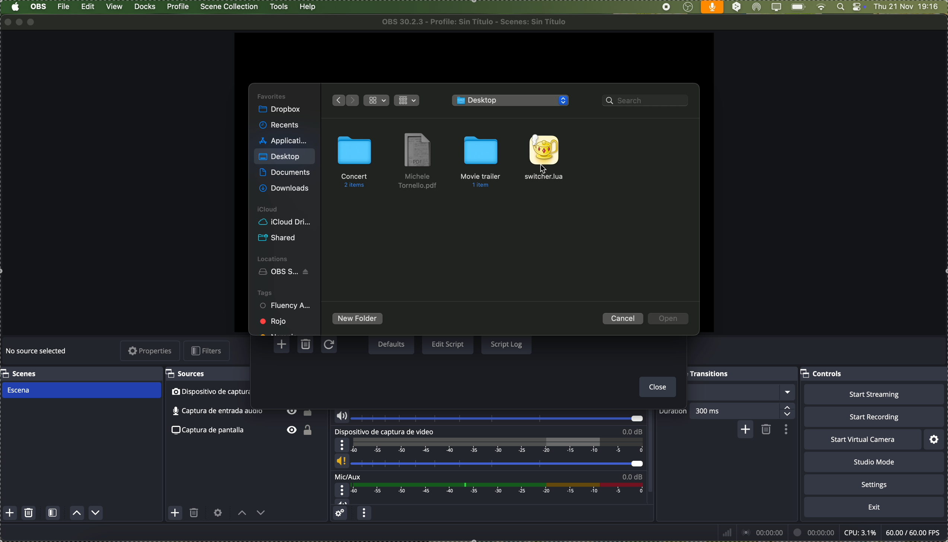 This screenshot has width=948, height=542. What do you see at coordinates (280, 125) in the screenshot?
I see `recents` at bounding box center [280, 125].